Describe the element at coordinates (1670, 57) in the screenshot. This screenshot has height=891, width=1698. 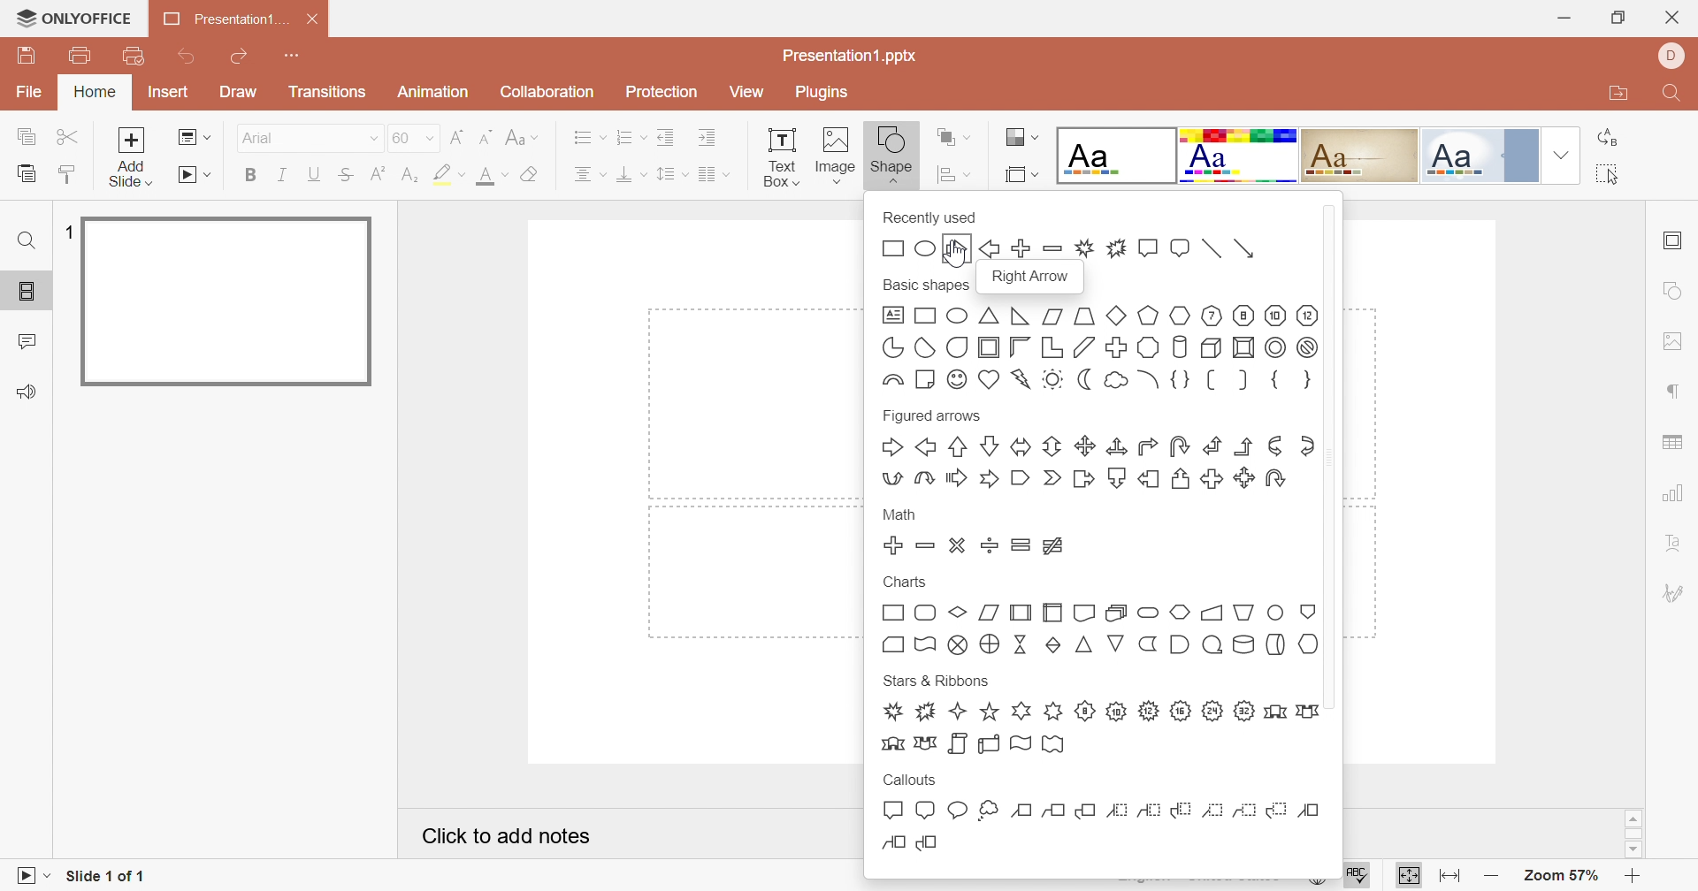
I see `DELL` at that location.